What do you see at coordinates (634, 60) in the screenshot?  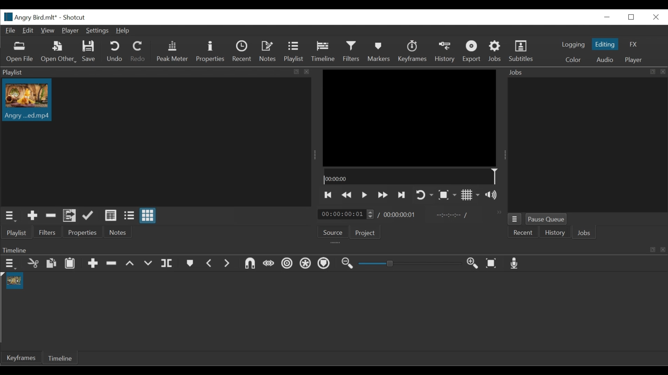 I see `player` at bounding box center [634, 60].